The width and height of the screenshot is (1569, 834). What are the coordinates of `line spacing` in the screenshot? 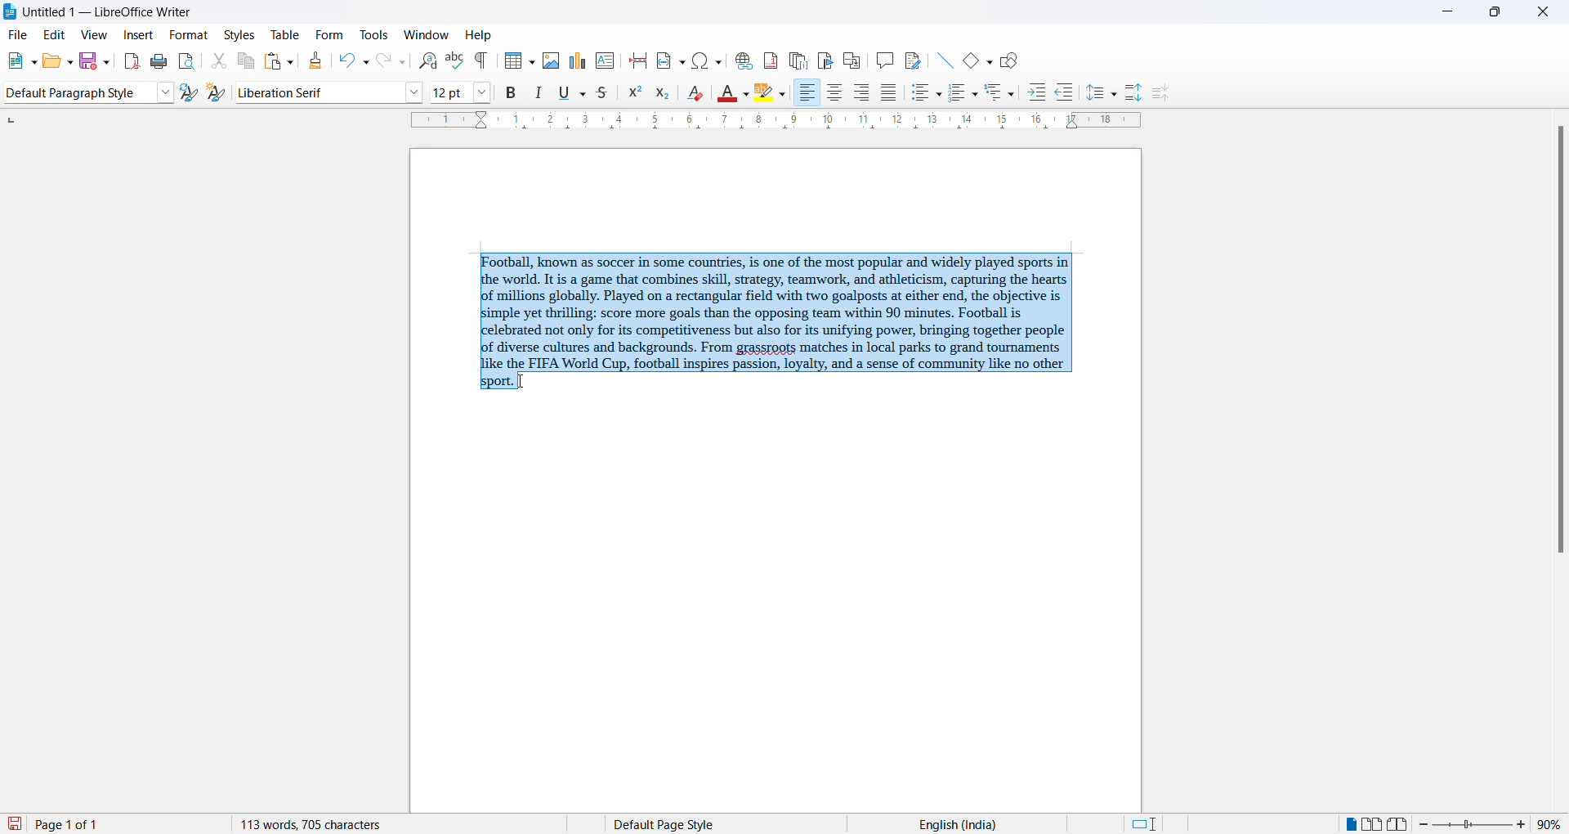 It's located at (1094, 93).